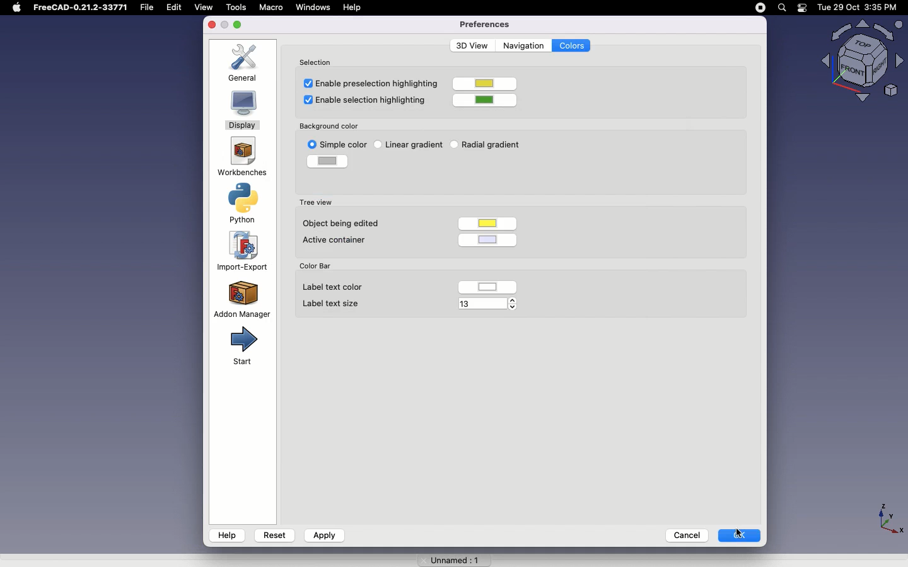 The image size is (908, 567). I want to click on Background will have selected color, so click(397, 181).